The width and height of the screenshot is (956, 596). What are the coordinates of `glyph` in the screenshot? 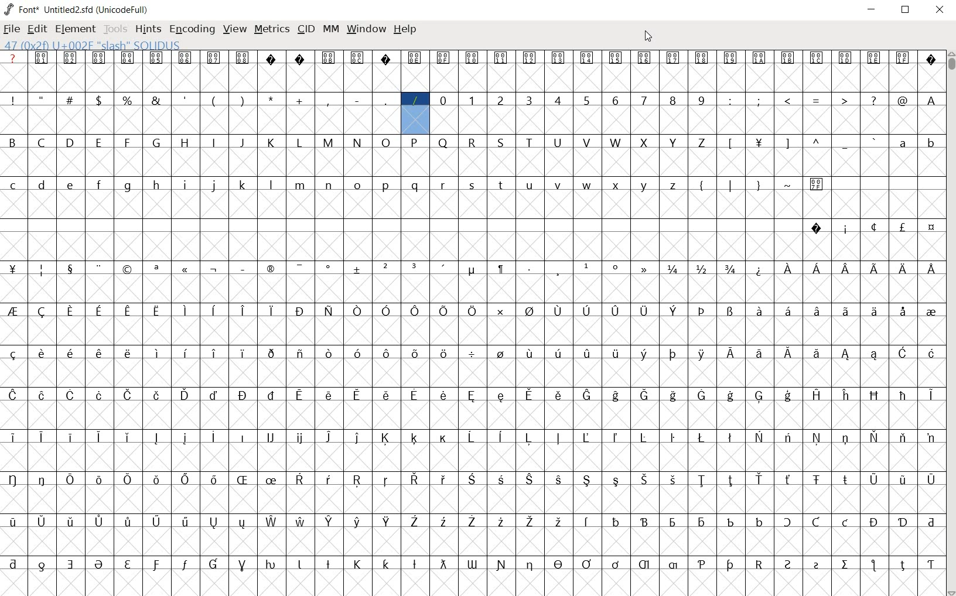 It's located at (759, 522).